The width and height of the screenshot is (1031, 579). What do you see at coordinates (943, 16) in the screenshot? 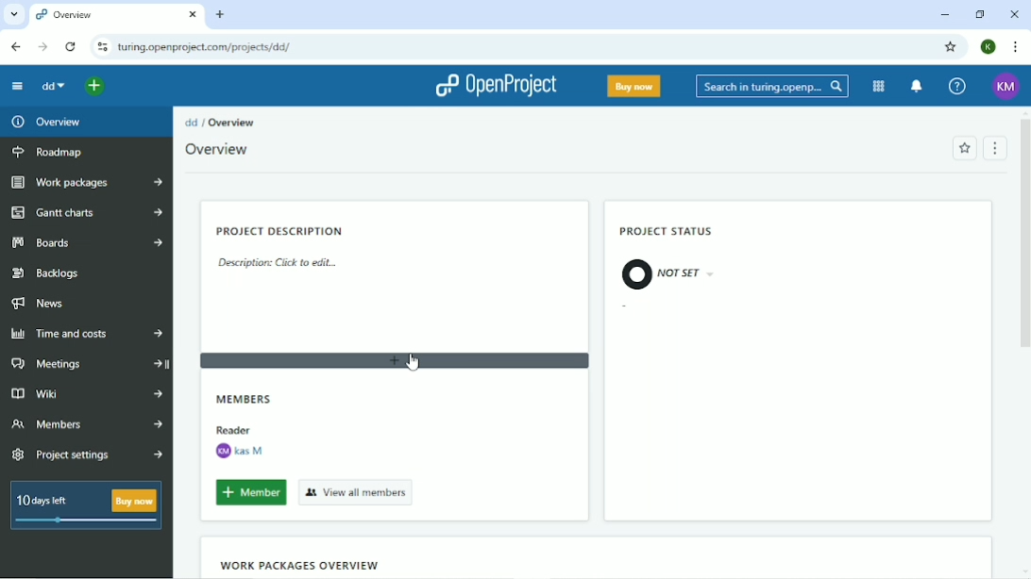
I see `Minimize` at bounding box center [943, 16].